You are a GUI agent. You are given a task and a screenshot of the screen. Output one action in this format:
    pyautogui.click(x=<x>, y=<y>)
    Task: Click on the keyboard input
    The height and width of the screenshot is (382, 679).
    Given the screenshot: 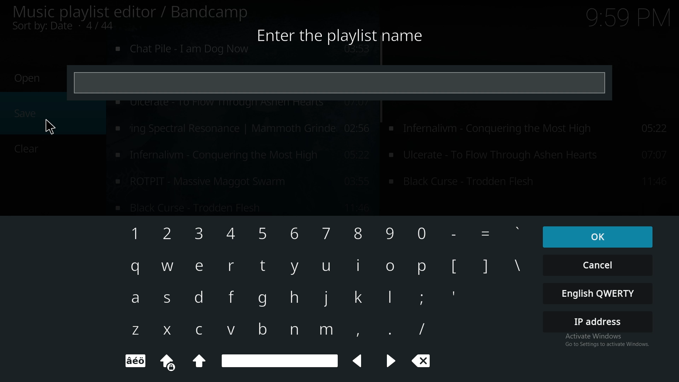 What is the action you would take?
    pyautogui.click(x=232, y=233)
    